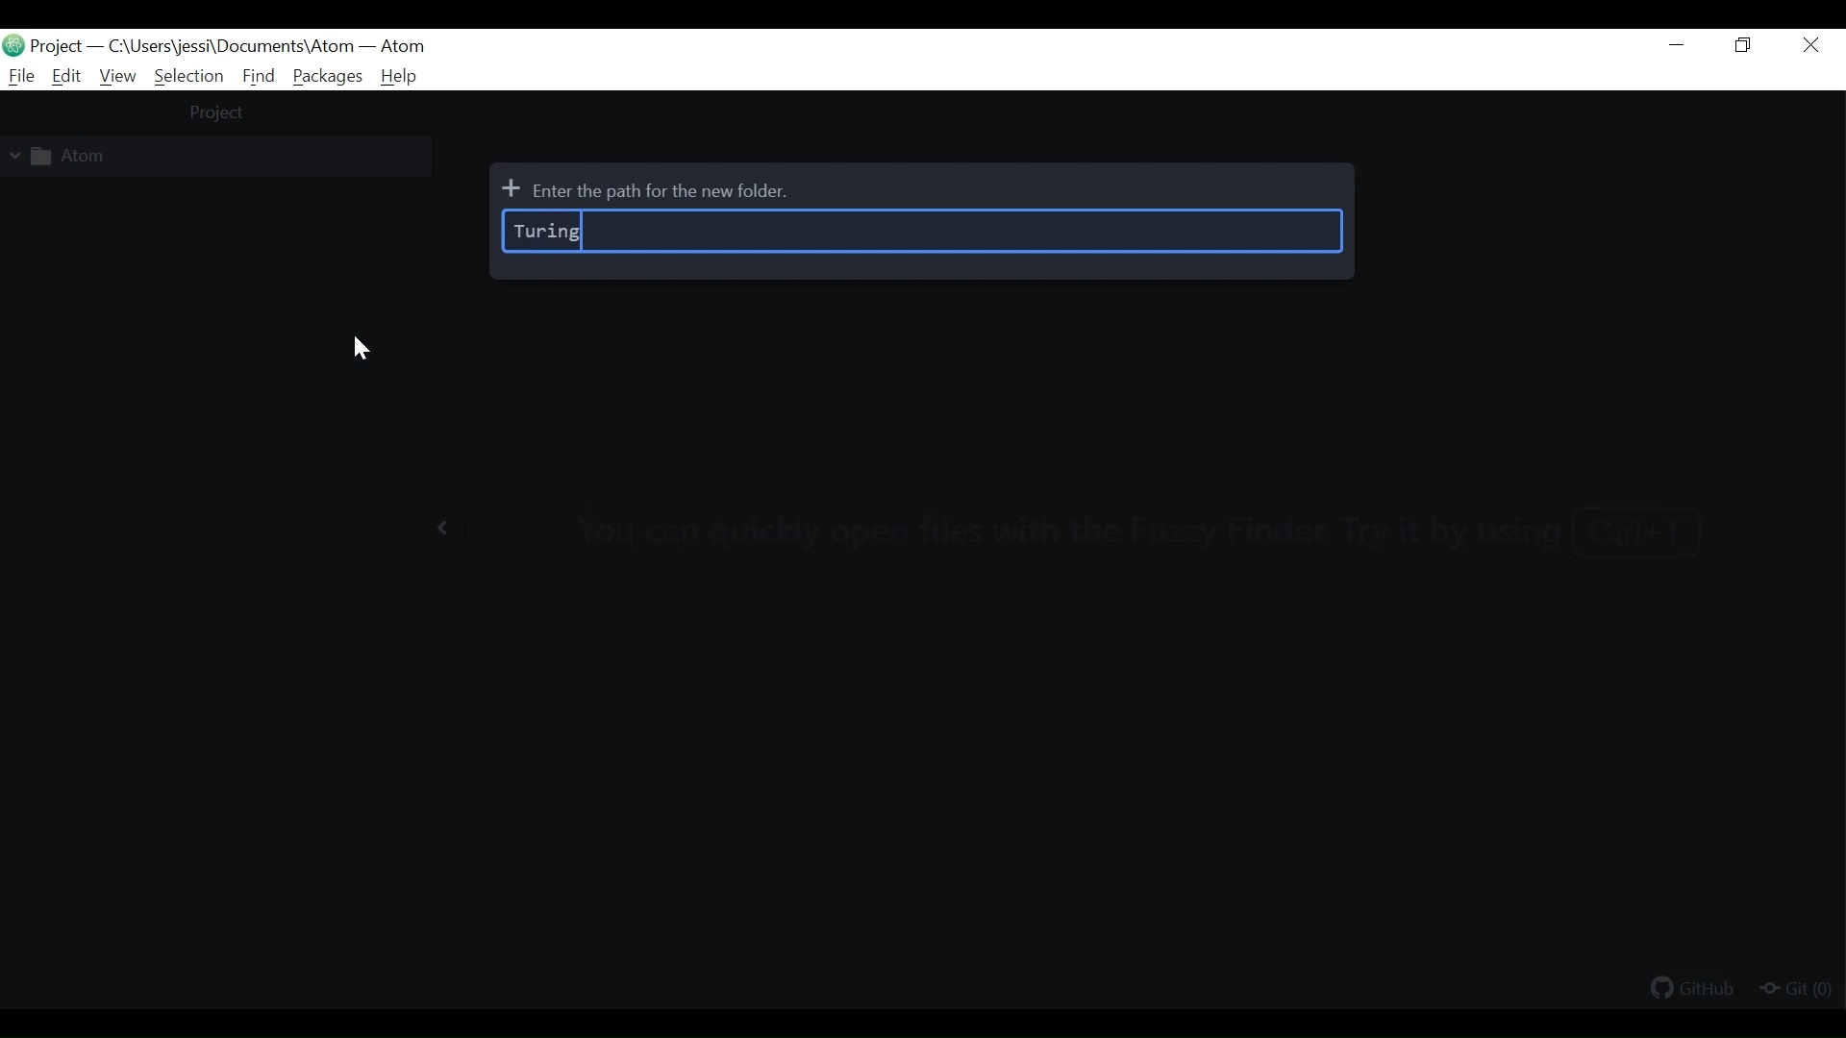  Describe the element at coordinates (260, 76) in the screenshot. I see `Find` at that location.